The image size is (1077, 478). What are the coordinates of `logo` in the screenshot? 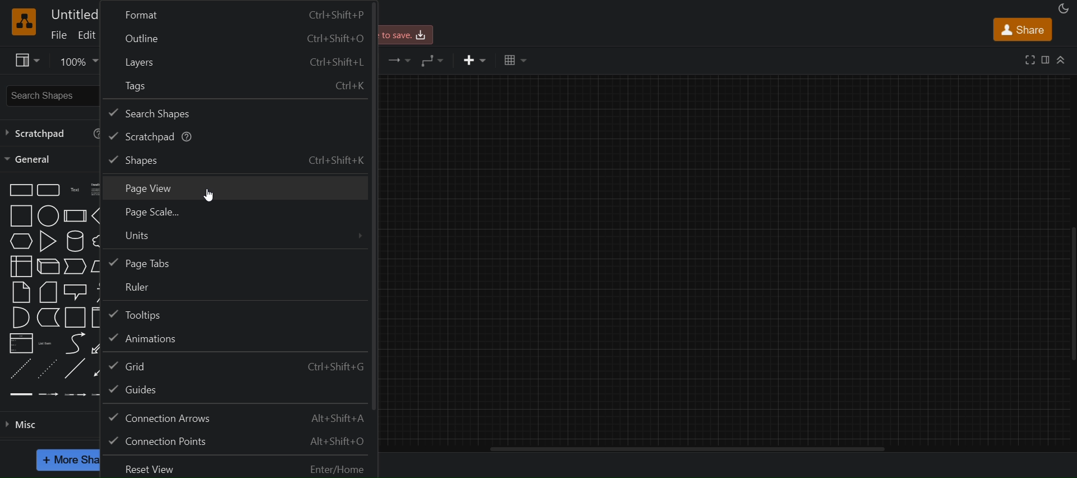 It's located at (22, 21).